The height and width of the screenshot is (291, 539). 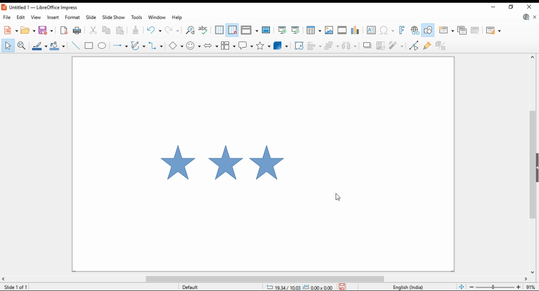 What do you see at coordinates (314, 29) in the screenshot?
I see `insert tables` at bounding box center [314, 29].